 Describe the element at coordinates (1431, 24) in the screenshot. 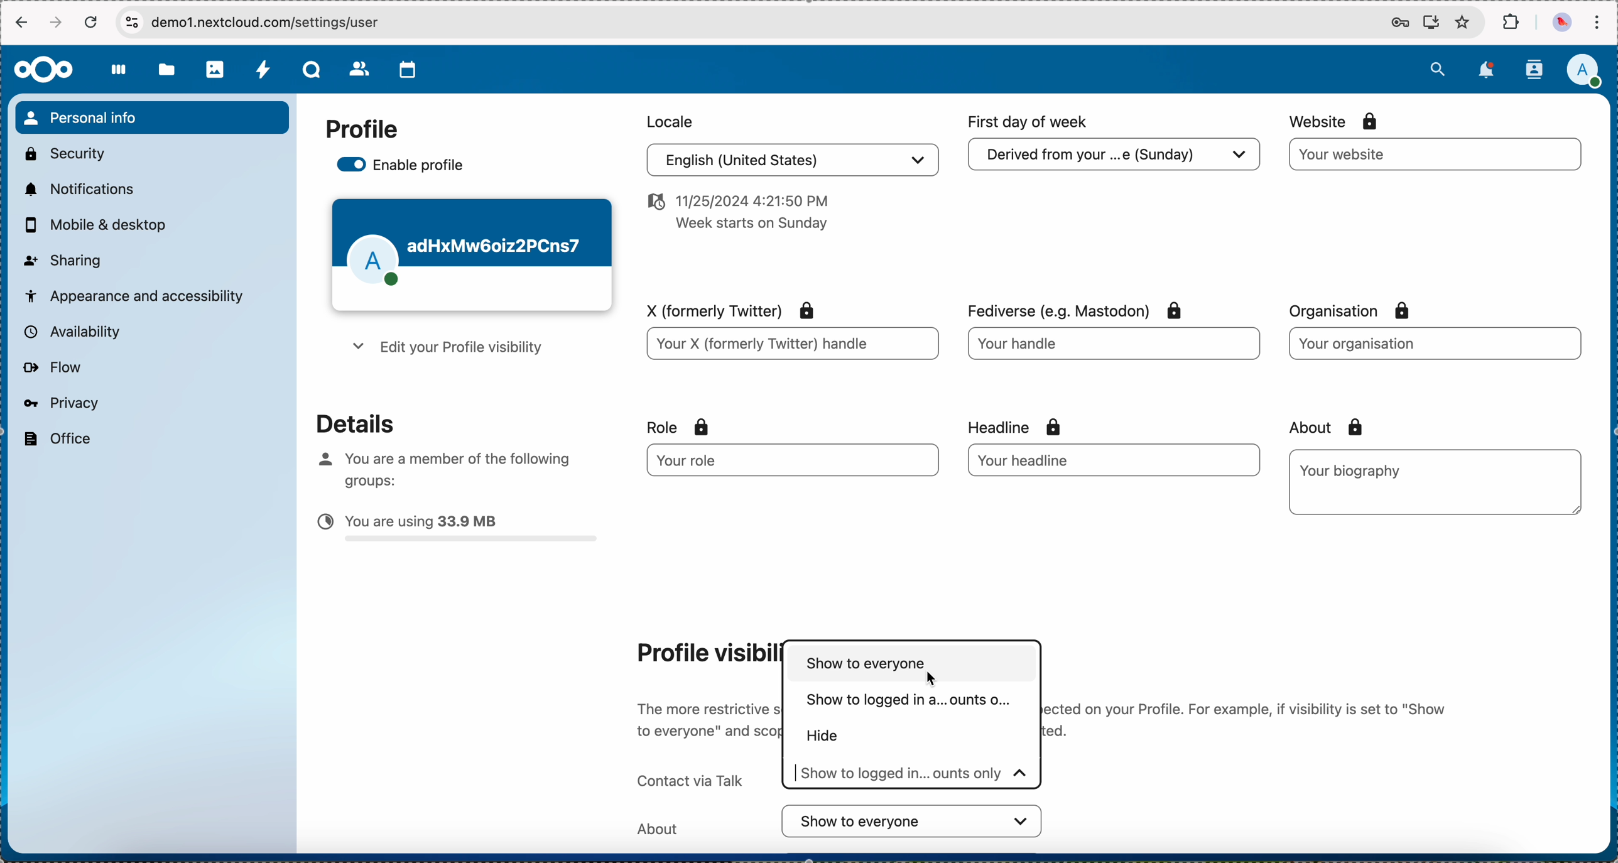

I see `install Nextcloud` at that location.